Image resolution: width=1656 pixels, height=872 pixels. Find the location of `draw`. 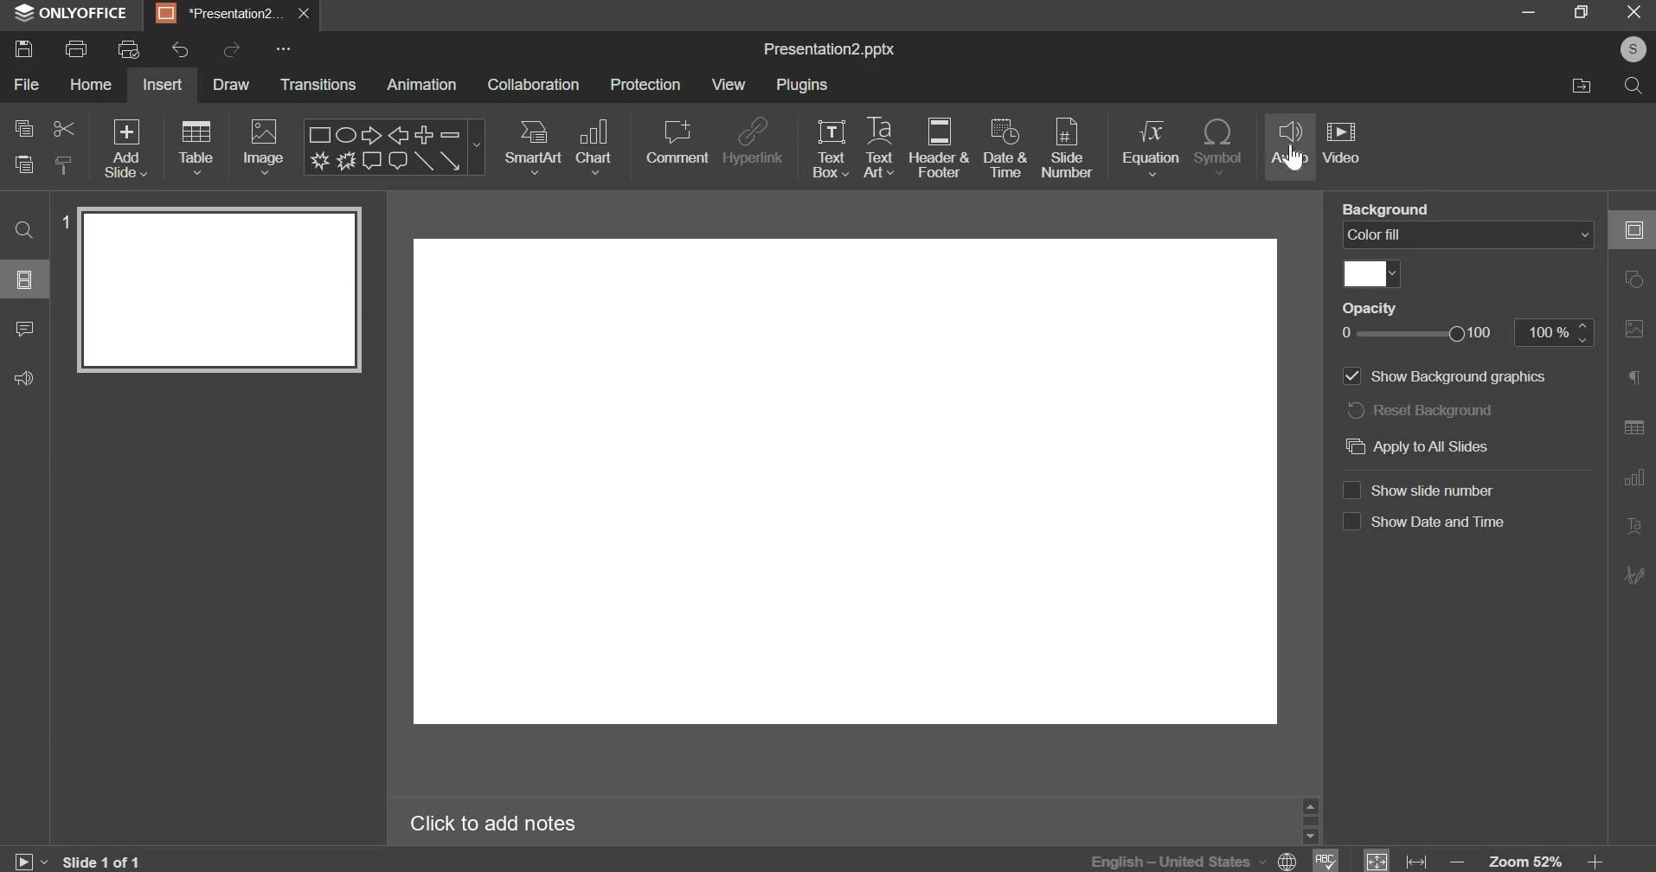

draw is located at coordinates (228, 83).